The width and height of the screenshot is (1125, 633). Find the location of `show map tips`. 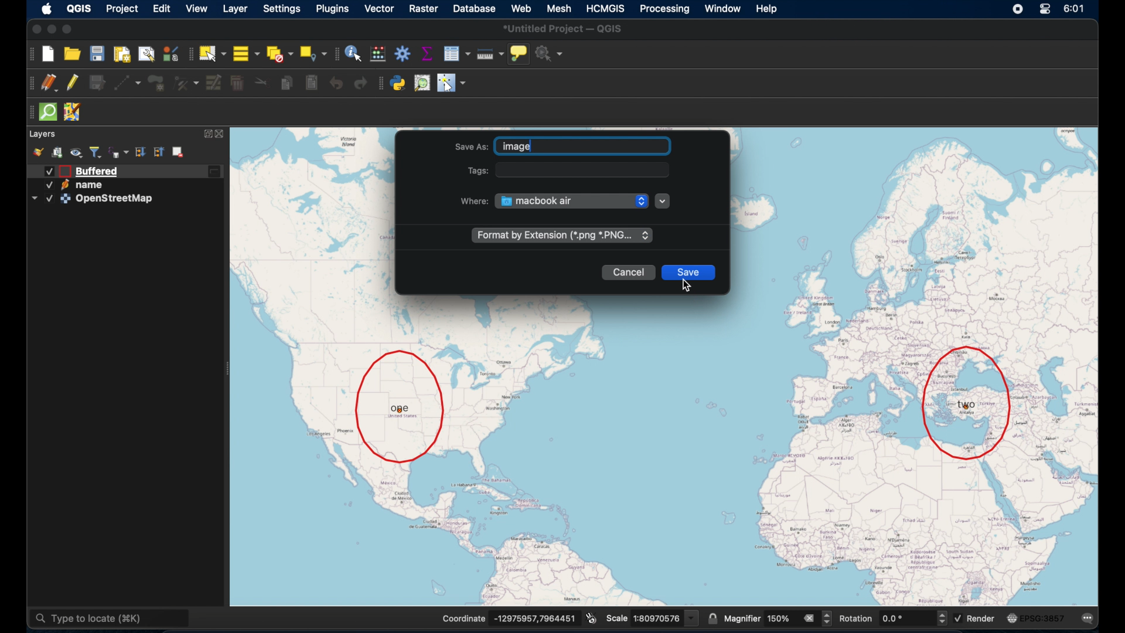

show map tips is located at coordinates (520, 53).